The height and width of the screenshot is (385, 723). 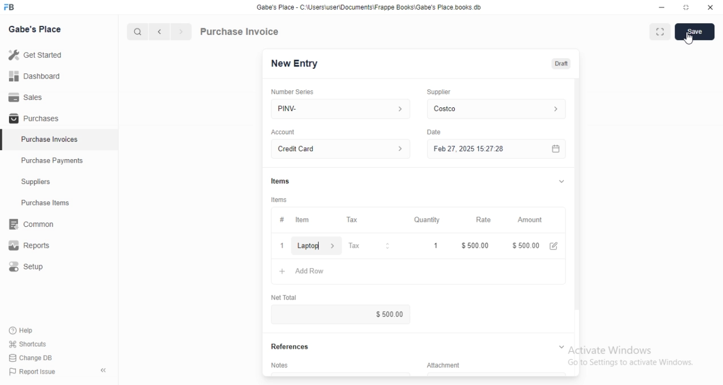 I want to click on Amount, so click(x=529, y=220).